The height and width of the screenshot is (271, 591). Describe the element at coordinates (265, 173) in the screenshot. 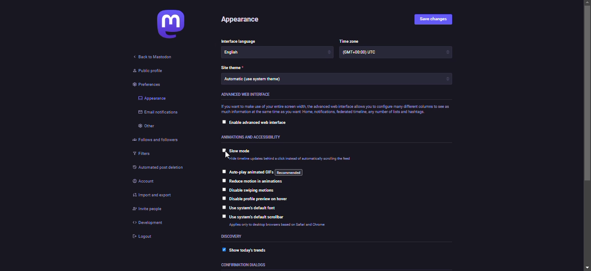

I see `auto-play animated GIFs: recommended` at that location.